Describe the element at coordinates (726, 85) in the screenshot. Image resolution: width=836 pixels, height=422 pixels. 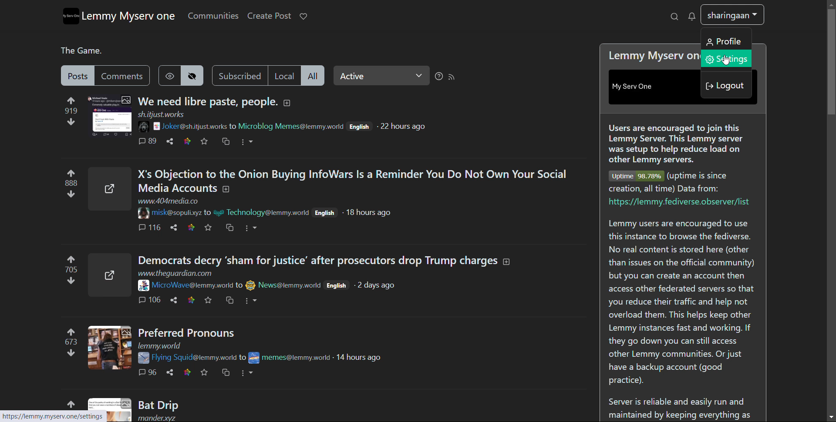
I see `logout` at that location.